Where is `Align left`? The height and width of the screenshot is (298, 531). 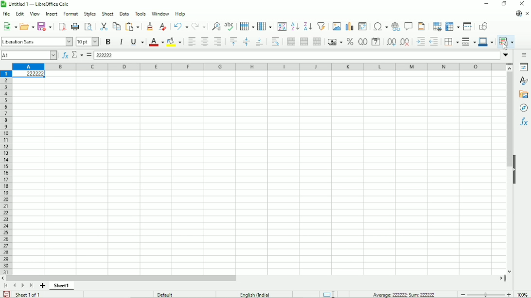
Align left is located at coordinates (191, 42).